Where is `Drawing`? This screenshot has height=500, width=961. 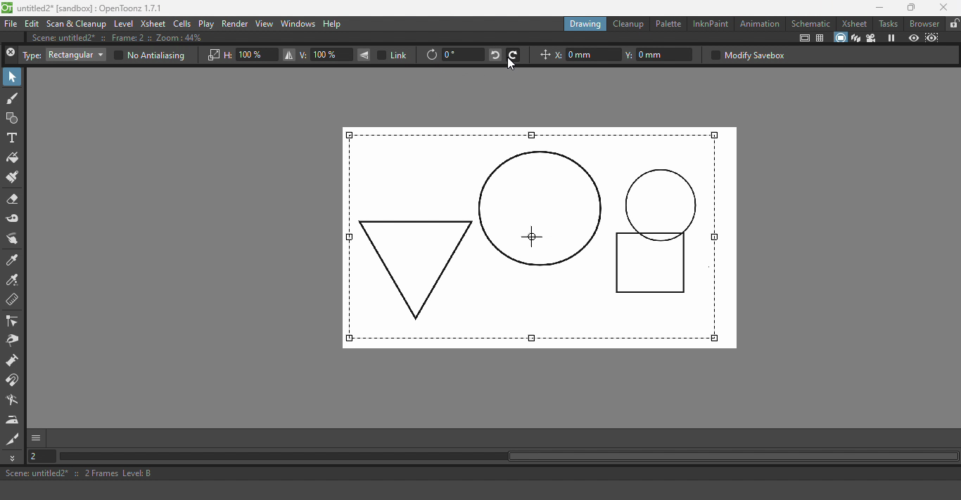
Drawing is located at coordinates (585, 23).